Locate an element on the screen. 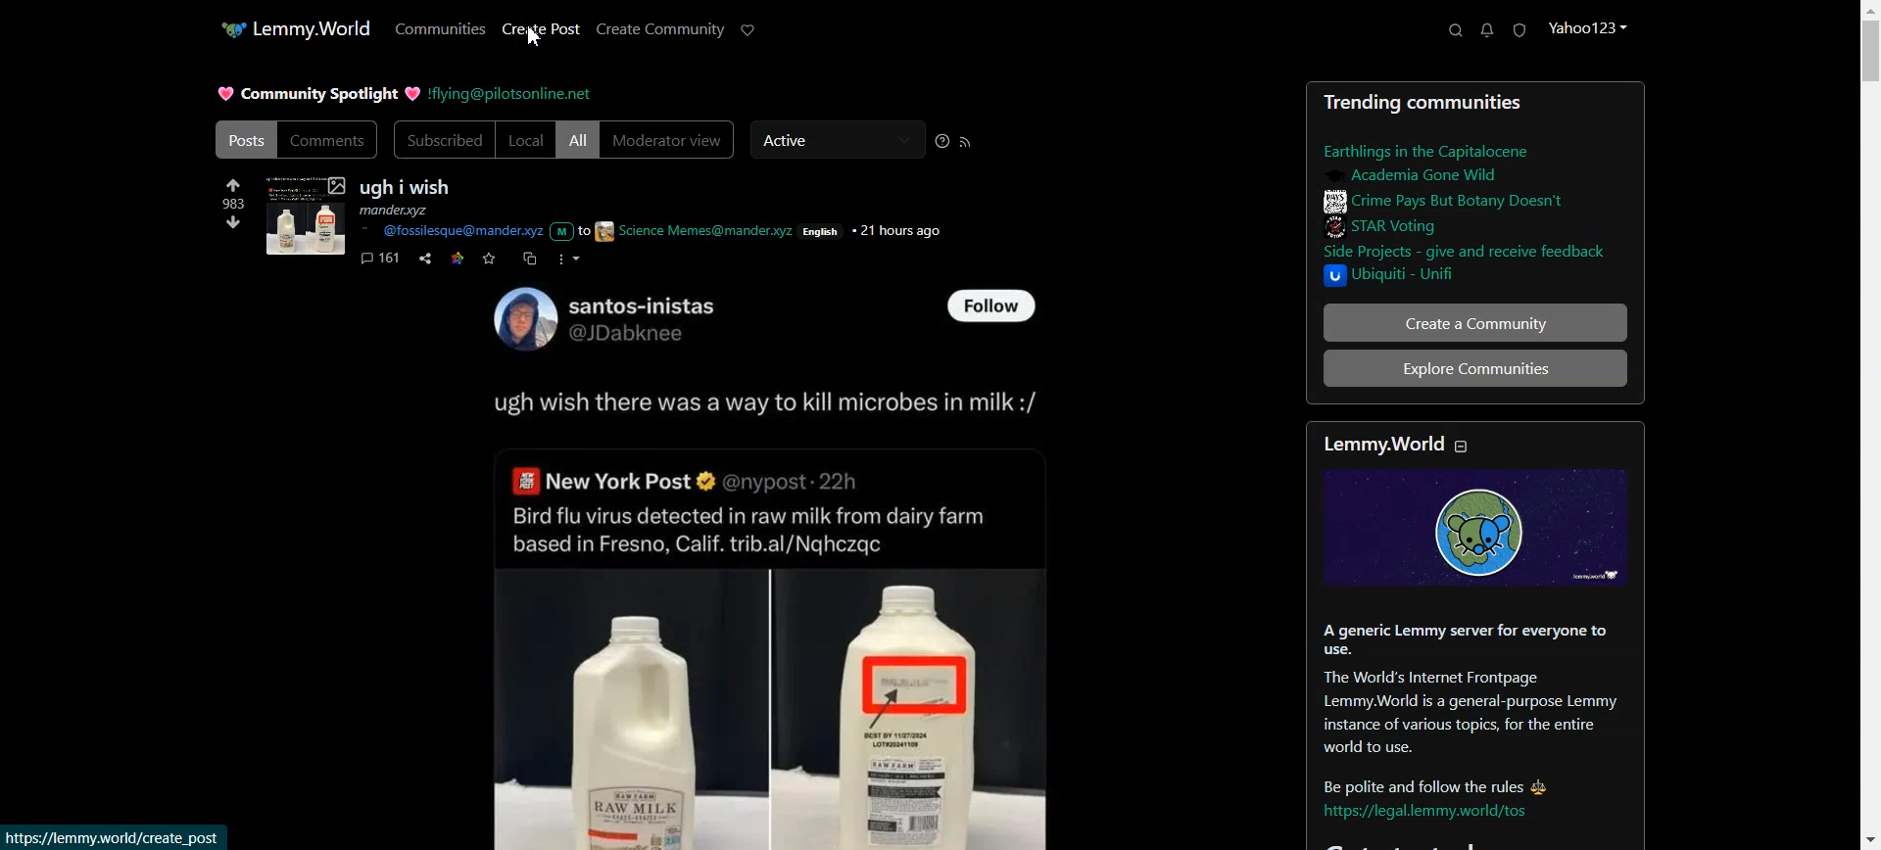  Pics is located at coordinates (303, 214).